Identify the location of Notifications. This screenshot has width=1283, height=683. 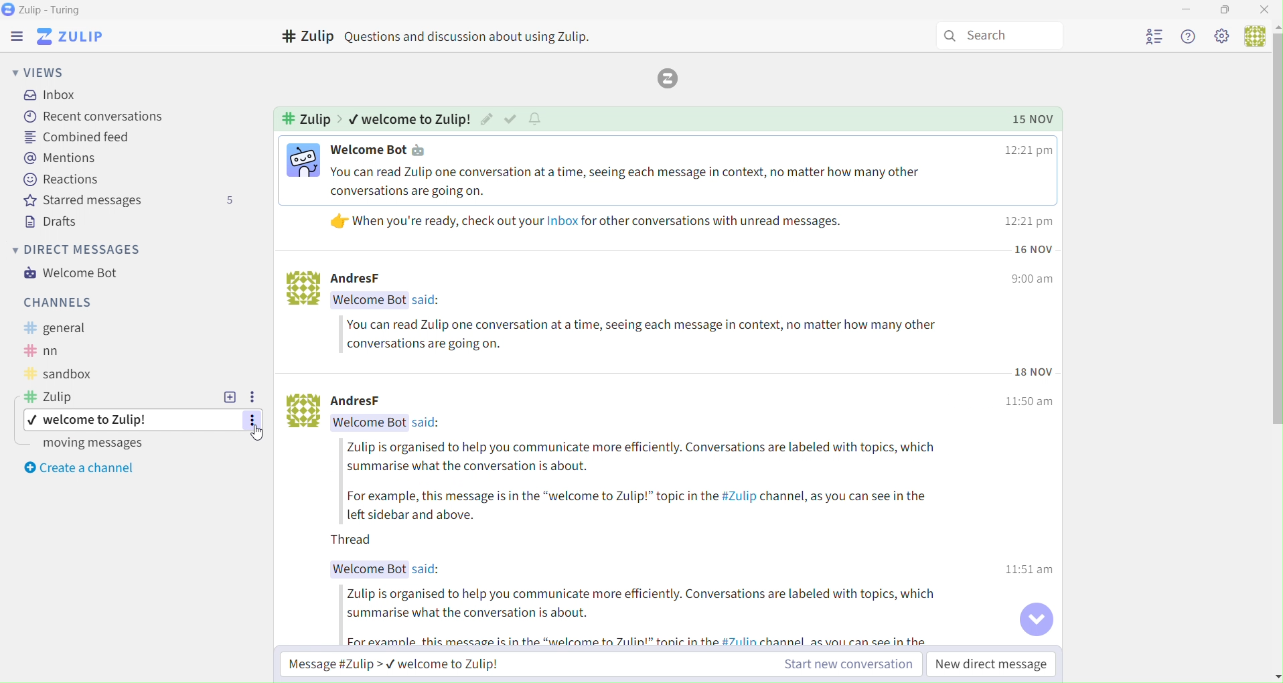
(535, 119).